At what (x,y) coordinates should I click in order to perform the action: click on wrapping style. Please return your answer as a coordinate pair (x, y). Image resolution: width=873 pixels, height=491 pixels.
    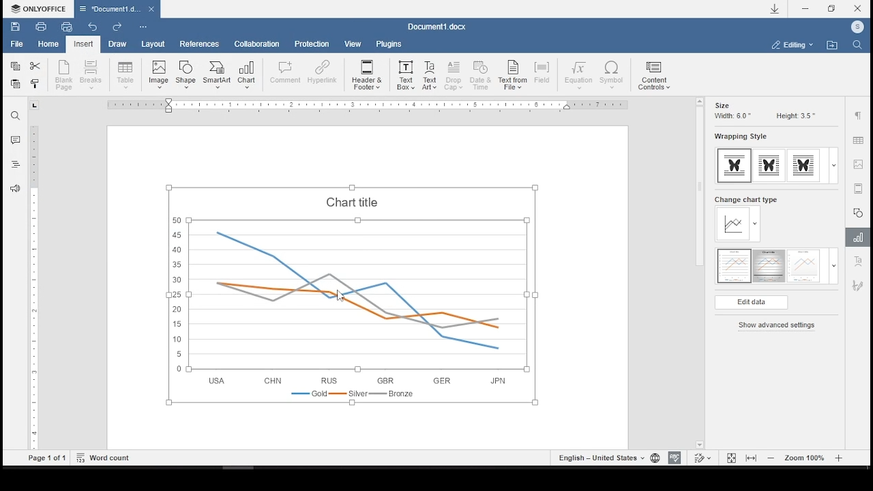
    Looking at the image, I should click on (803, 166).